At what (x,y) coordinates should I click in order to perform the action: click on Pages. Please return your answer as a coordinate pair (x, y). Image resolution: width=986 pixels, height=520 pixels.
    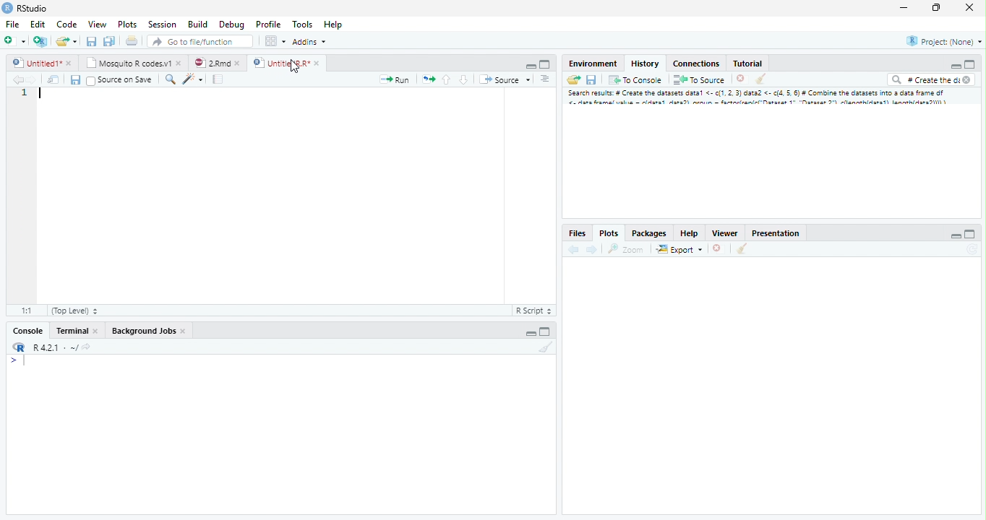
    Looking at the image, I should click on (217, 80).